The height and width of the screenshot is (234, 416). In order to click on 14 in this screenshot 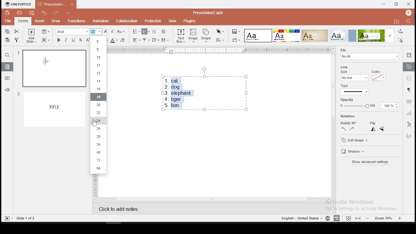, I will do `click(99, 81)`.